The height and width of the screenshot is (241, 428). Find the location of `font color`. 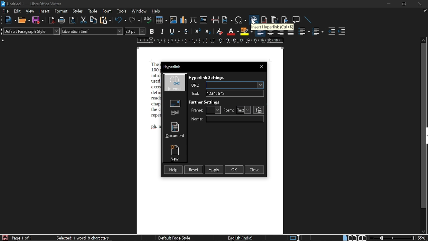

font color is located at coordinates (232, 32).